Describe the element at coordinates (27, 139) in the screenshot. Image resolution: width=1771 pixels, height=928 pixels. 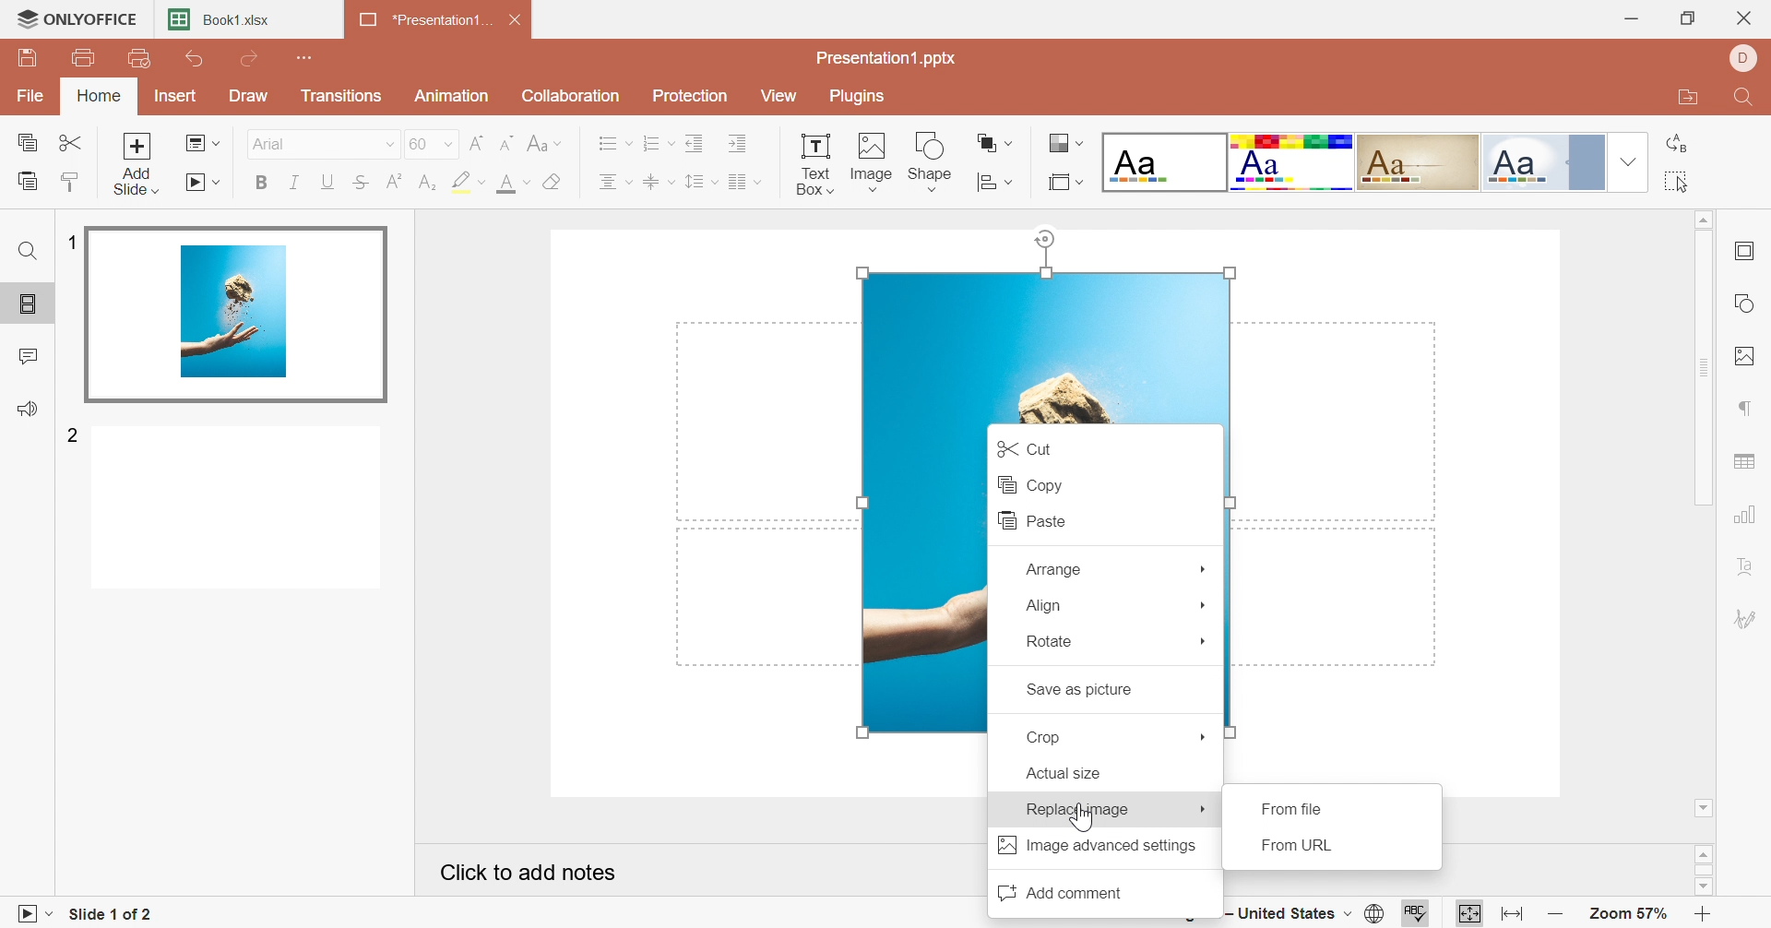
I see `Copy` at that location.